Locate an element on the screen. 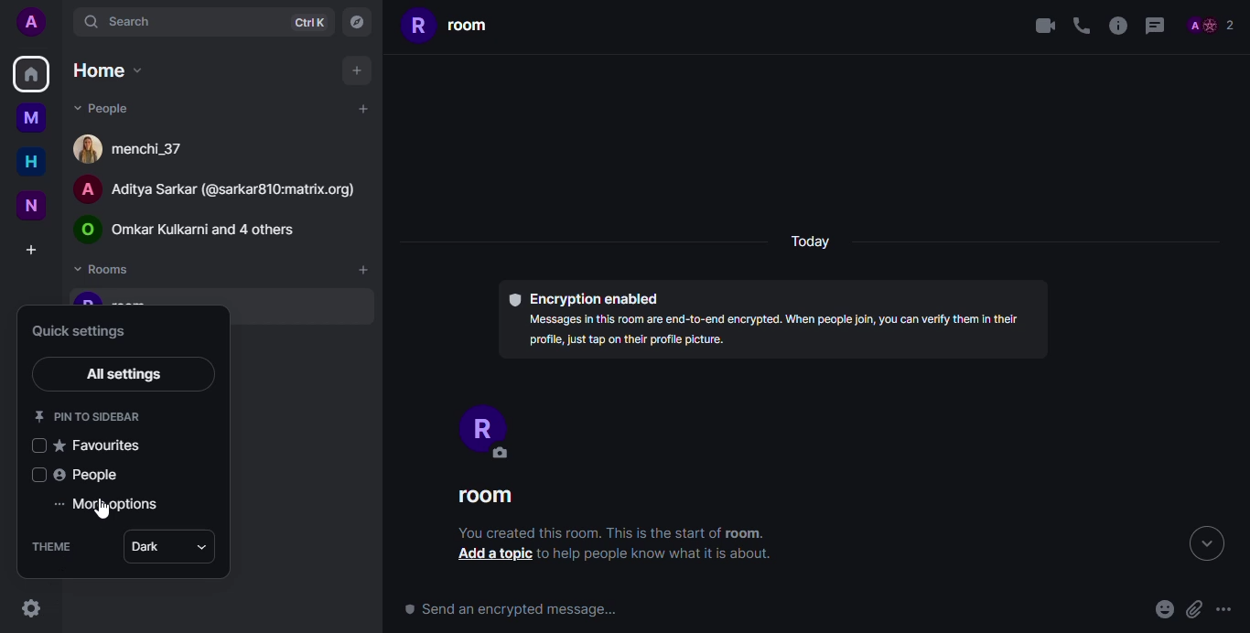 This screenshot has height=633, width=1250. send message is located at coordinates (509, 609).